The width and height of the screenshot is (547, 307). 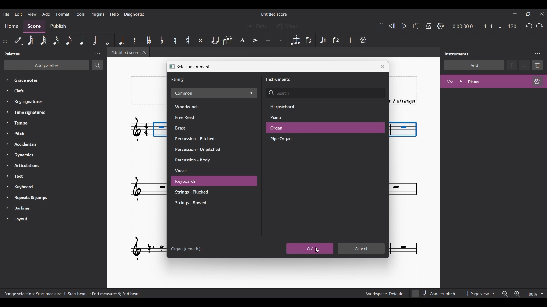 What do you see at coordinates (46, 14) in the screenshot?
I see `Add menu` at bounding box center [46, 14].